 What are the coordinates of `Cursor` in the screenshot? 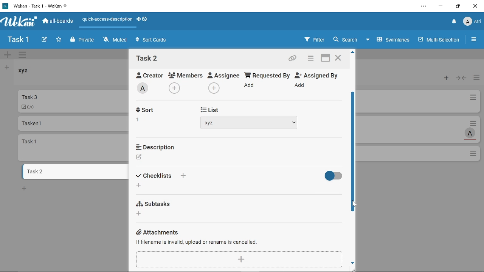 It's located at (352, 204).